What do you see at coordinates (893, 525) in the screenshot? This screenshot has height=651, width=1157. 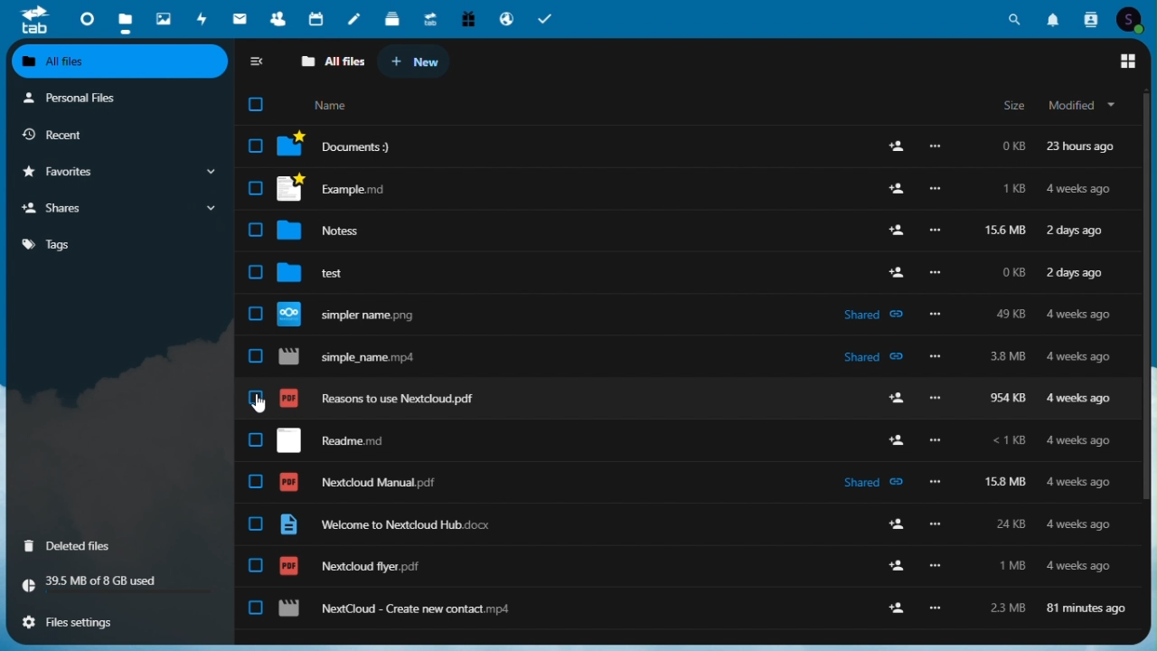 I see ` add user` at bounding box center [893, 525].